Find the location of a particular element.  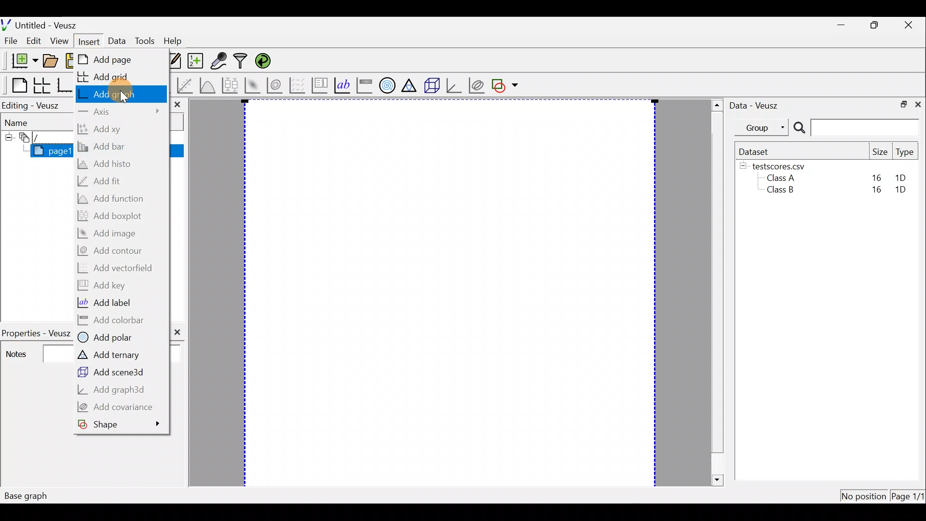

Add page is located at coordinates (110, 59).